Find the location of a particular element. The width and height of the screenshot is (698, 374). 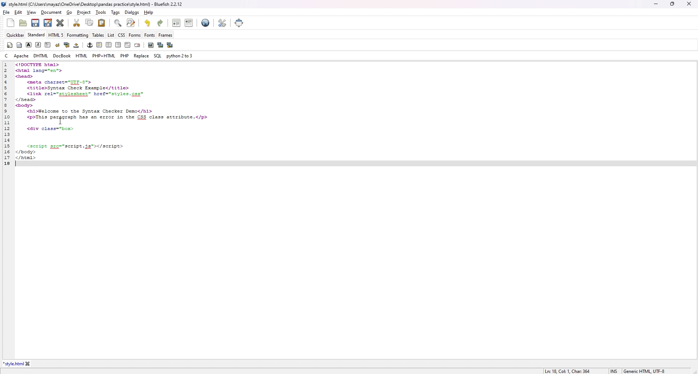

project is located at coordinates (83, 12).